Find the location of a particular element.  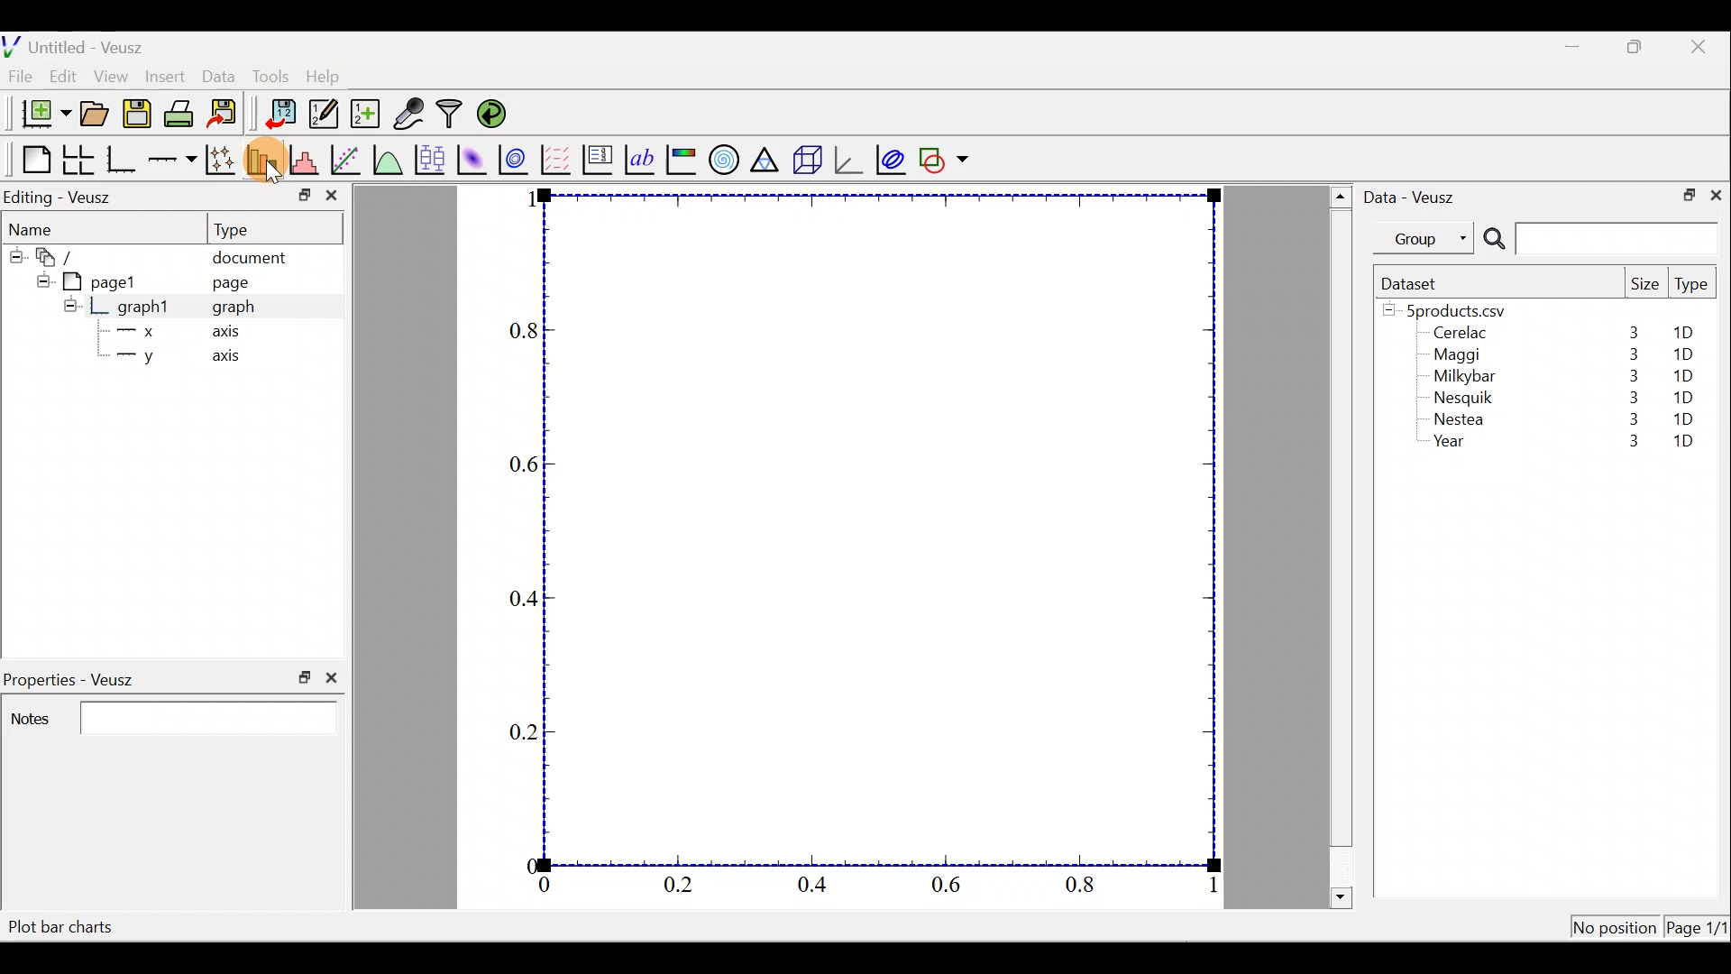

Create new dataset using ranges, parametrically, or as functions of existing datasets. is located at coordinates (367, 115).